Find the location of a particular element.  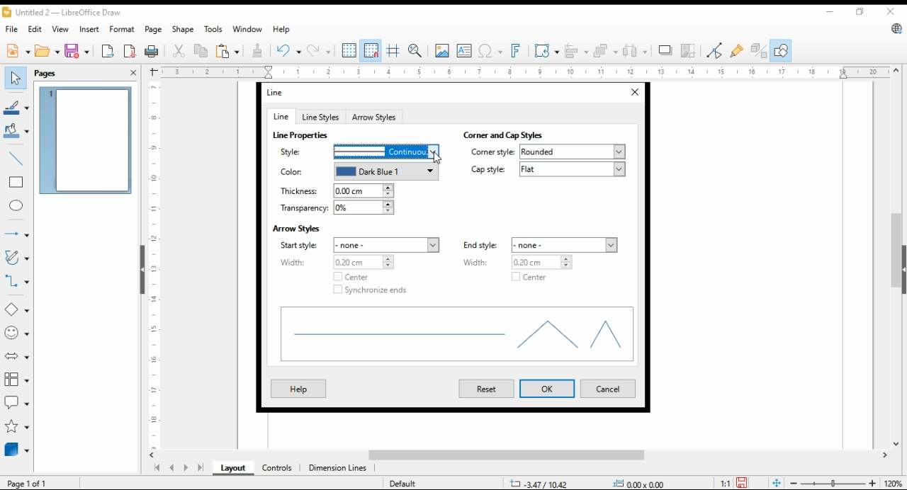

connectors is located at coordinates (17, 279).